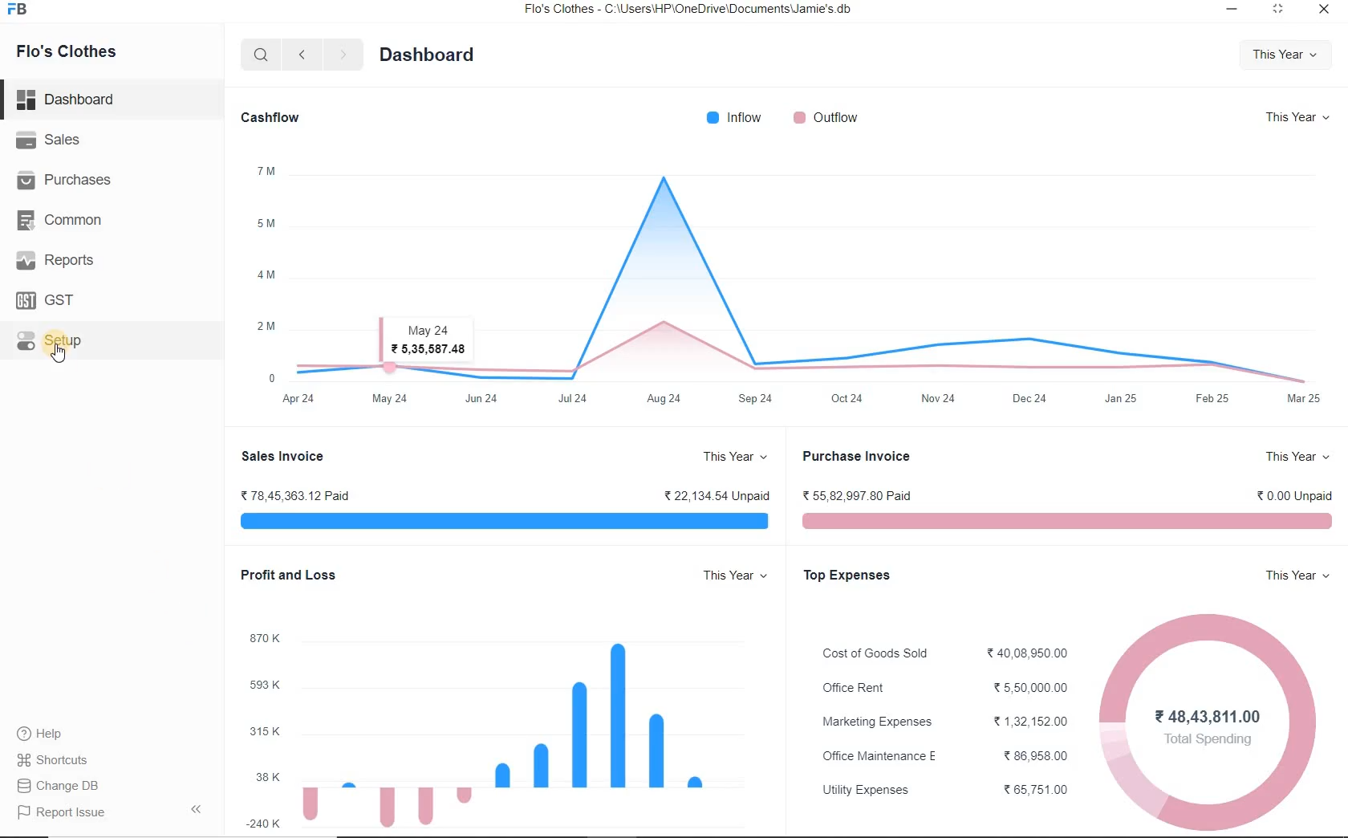 The image size is (1348, 838). What do you see at coordinates (301, 55) in the screenshot?
I see `previous` at bounding box center [301, 55].